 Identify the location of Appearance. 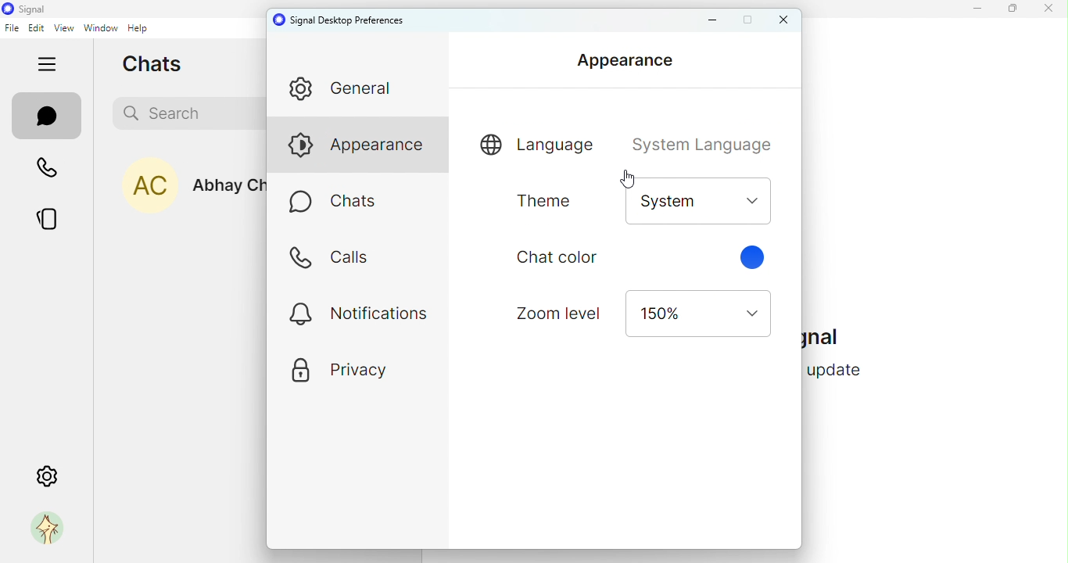
(622, 57).